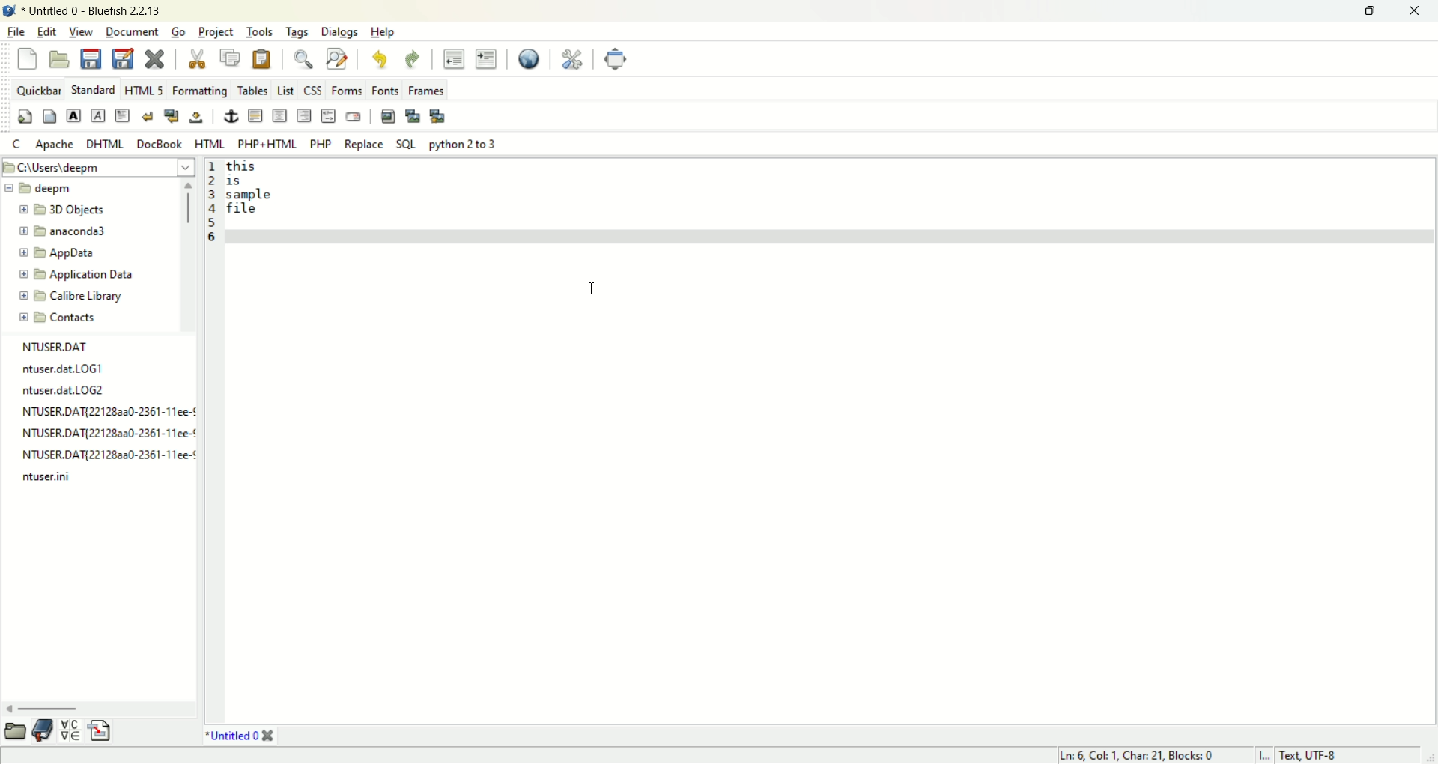 This screenshot has width=1438, height=764. I want to click on quick start, so click(25, 116).